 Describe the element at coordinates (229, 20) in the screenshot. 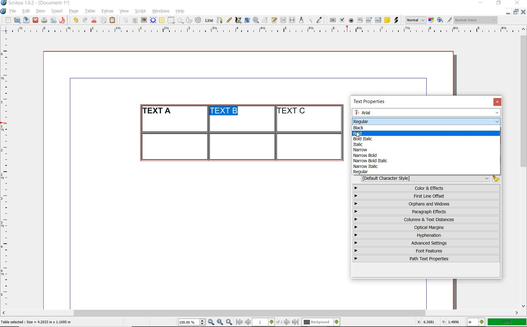

I see `freehand line` at that location.